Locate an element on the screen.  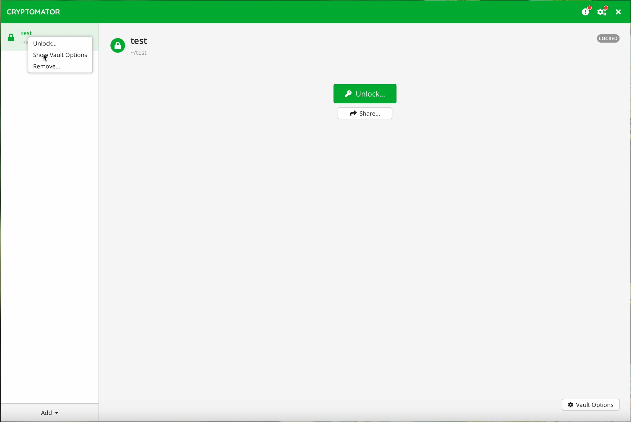
close is located at coordinates (618, 12).